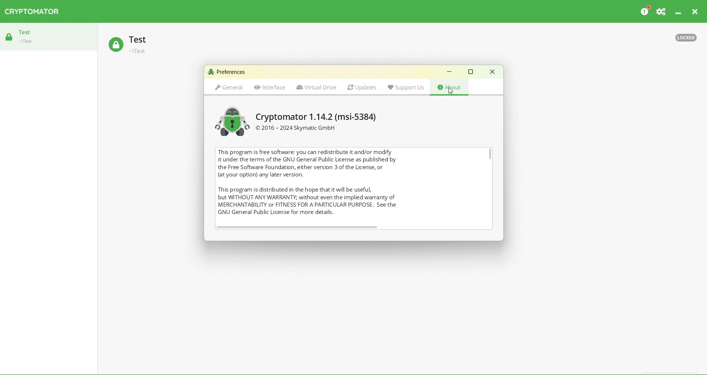  I want to click on Cryptomator, so click(301, 120).